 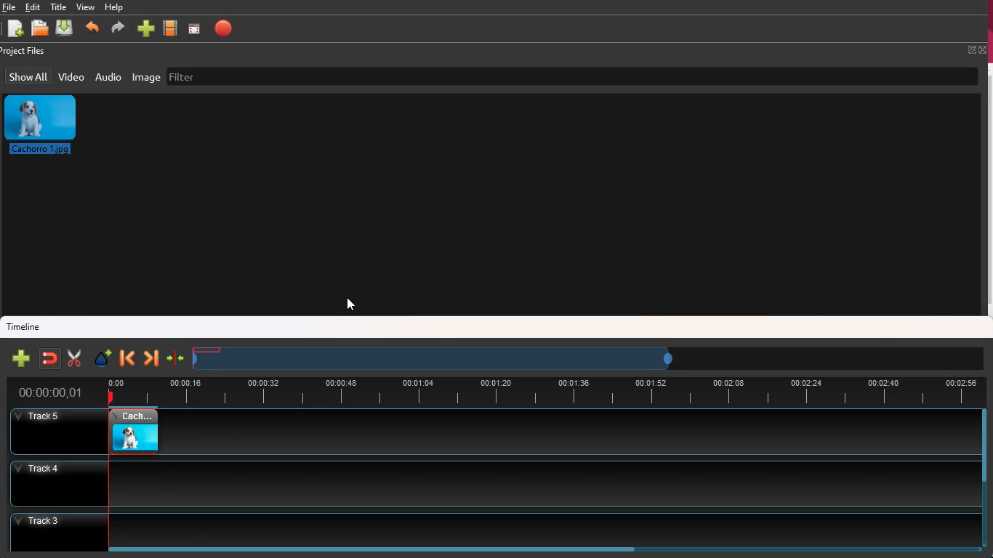 What do you see at coordinates (146, 78) in the screenshot?
I see `image` at bounding box center [146, 78].